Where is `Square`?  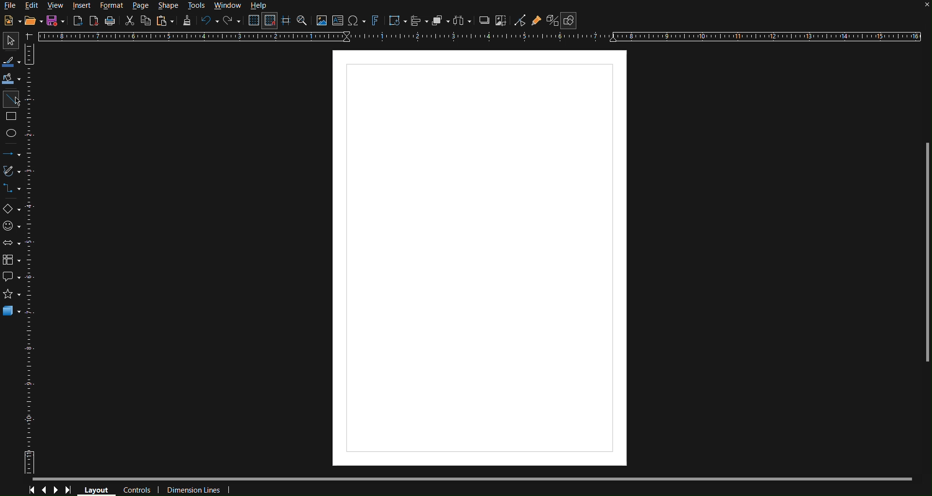 Square is located at coordinates (12, 118).